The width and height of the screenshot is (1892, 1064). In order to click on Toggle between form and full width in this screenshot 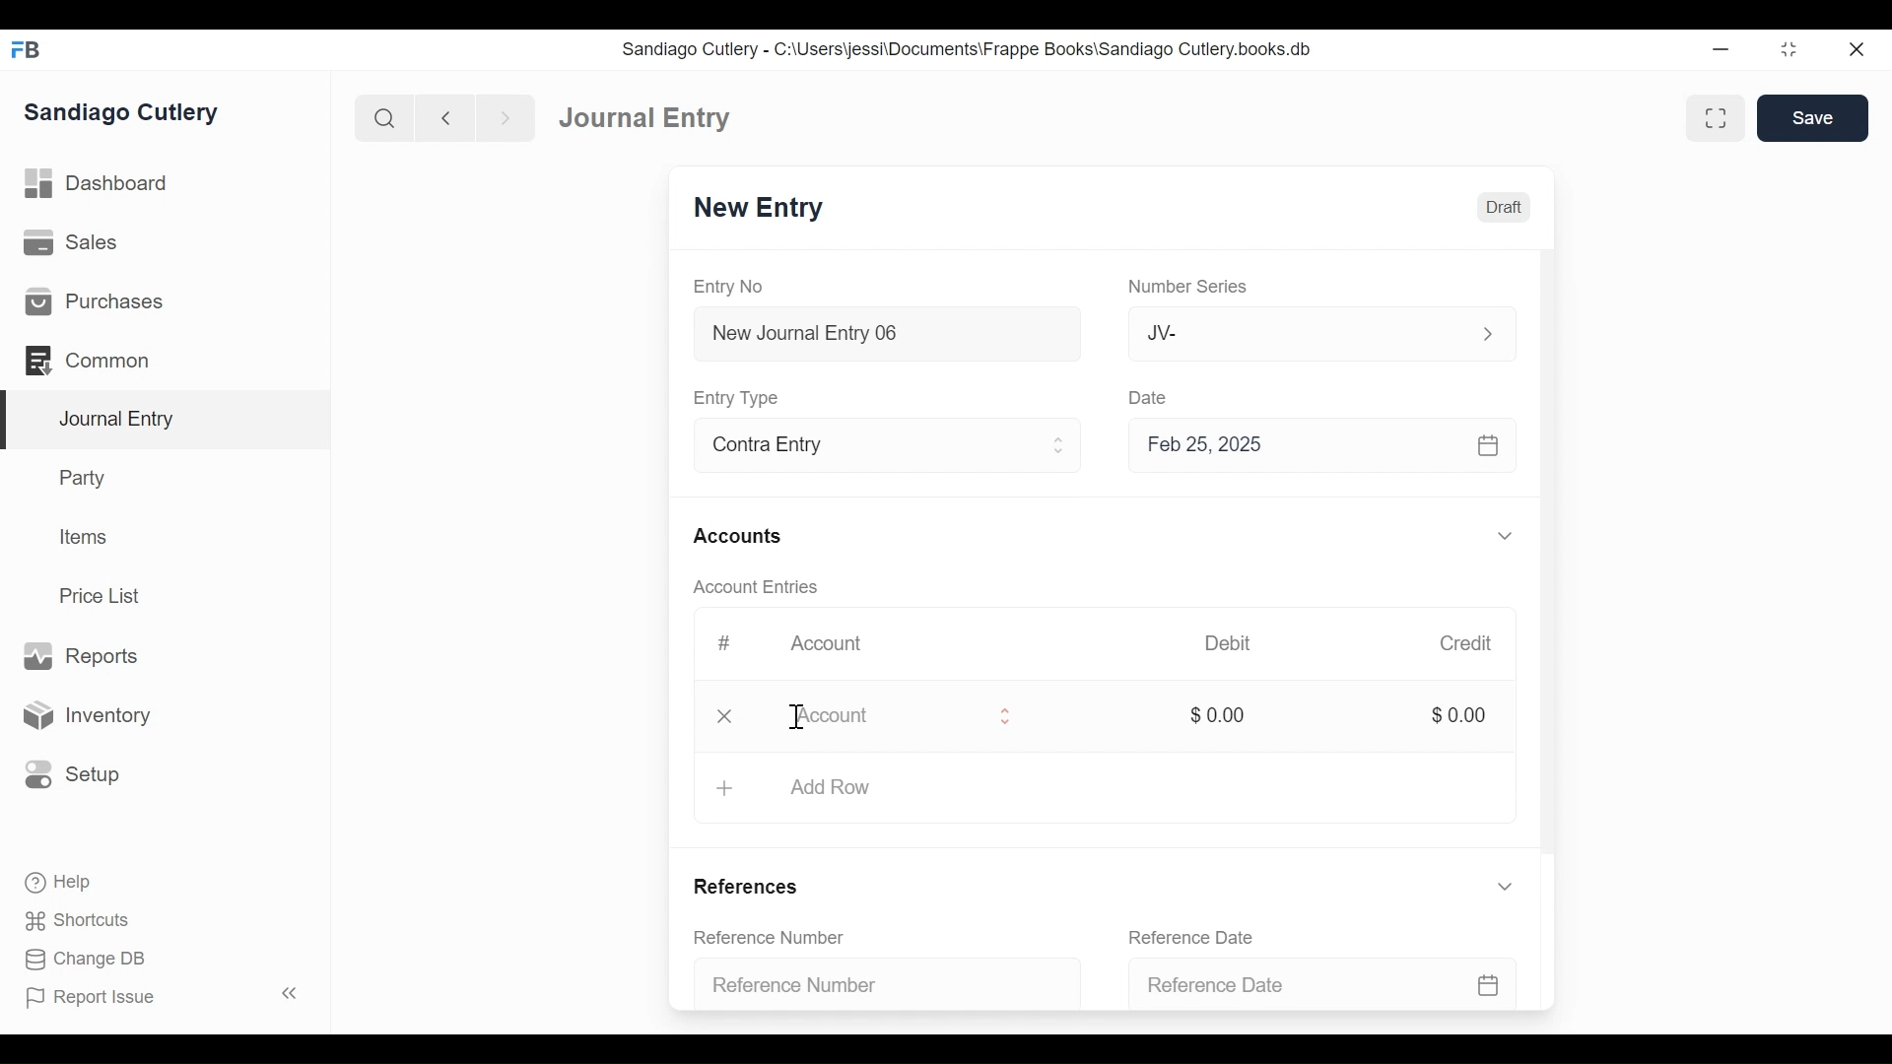, I will do `click(1716, 118)`.